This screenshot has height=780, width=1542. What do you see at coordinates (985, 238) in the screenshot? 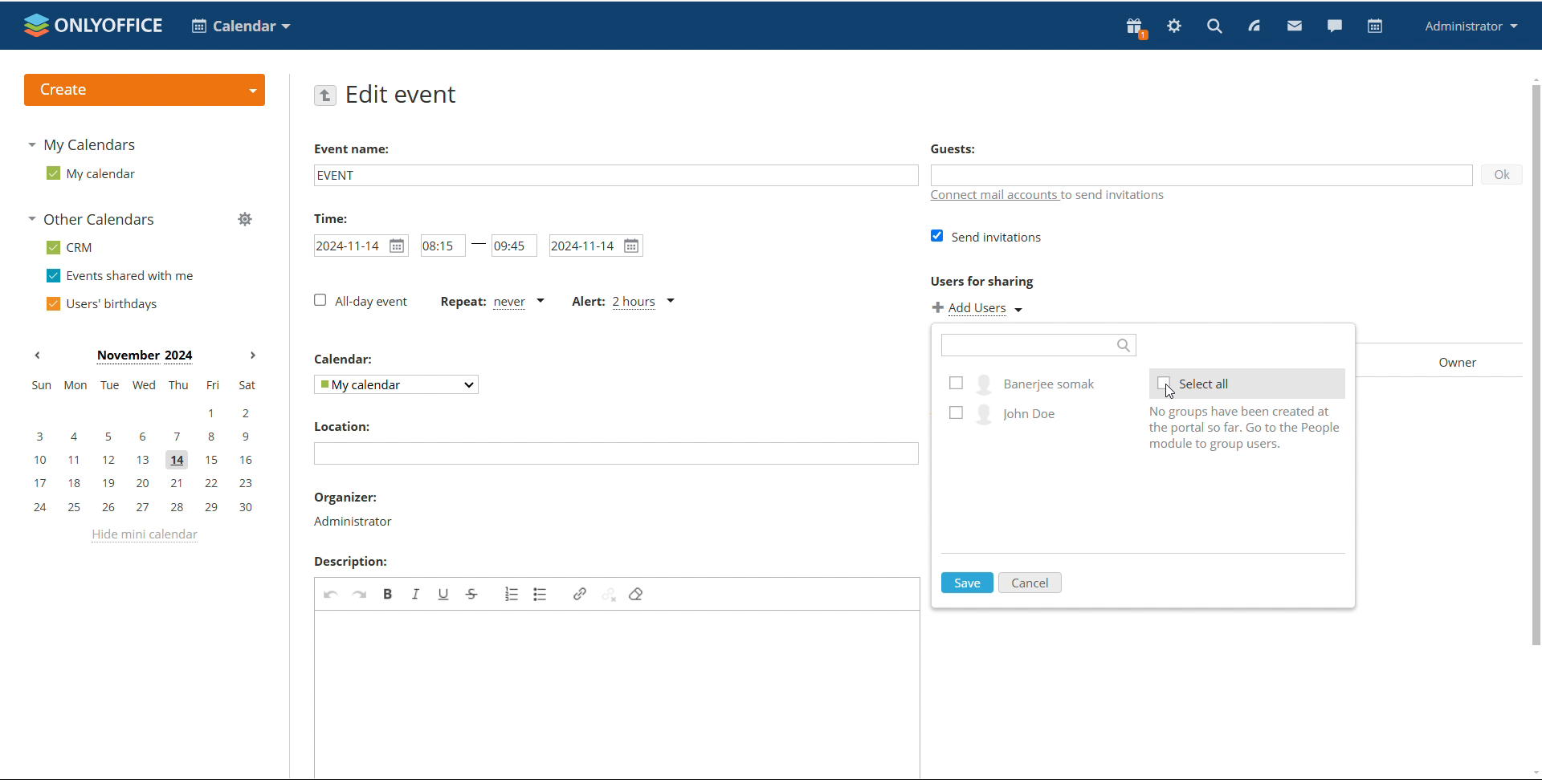
I see `send invitations` at bounding box center [985, 238].